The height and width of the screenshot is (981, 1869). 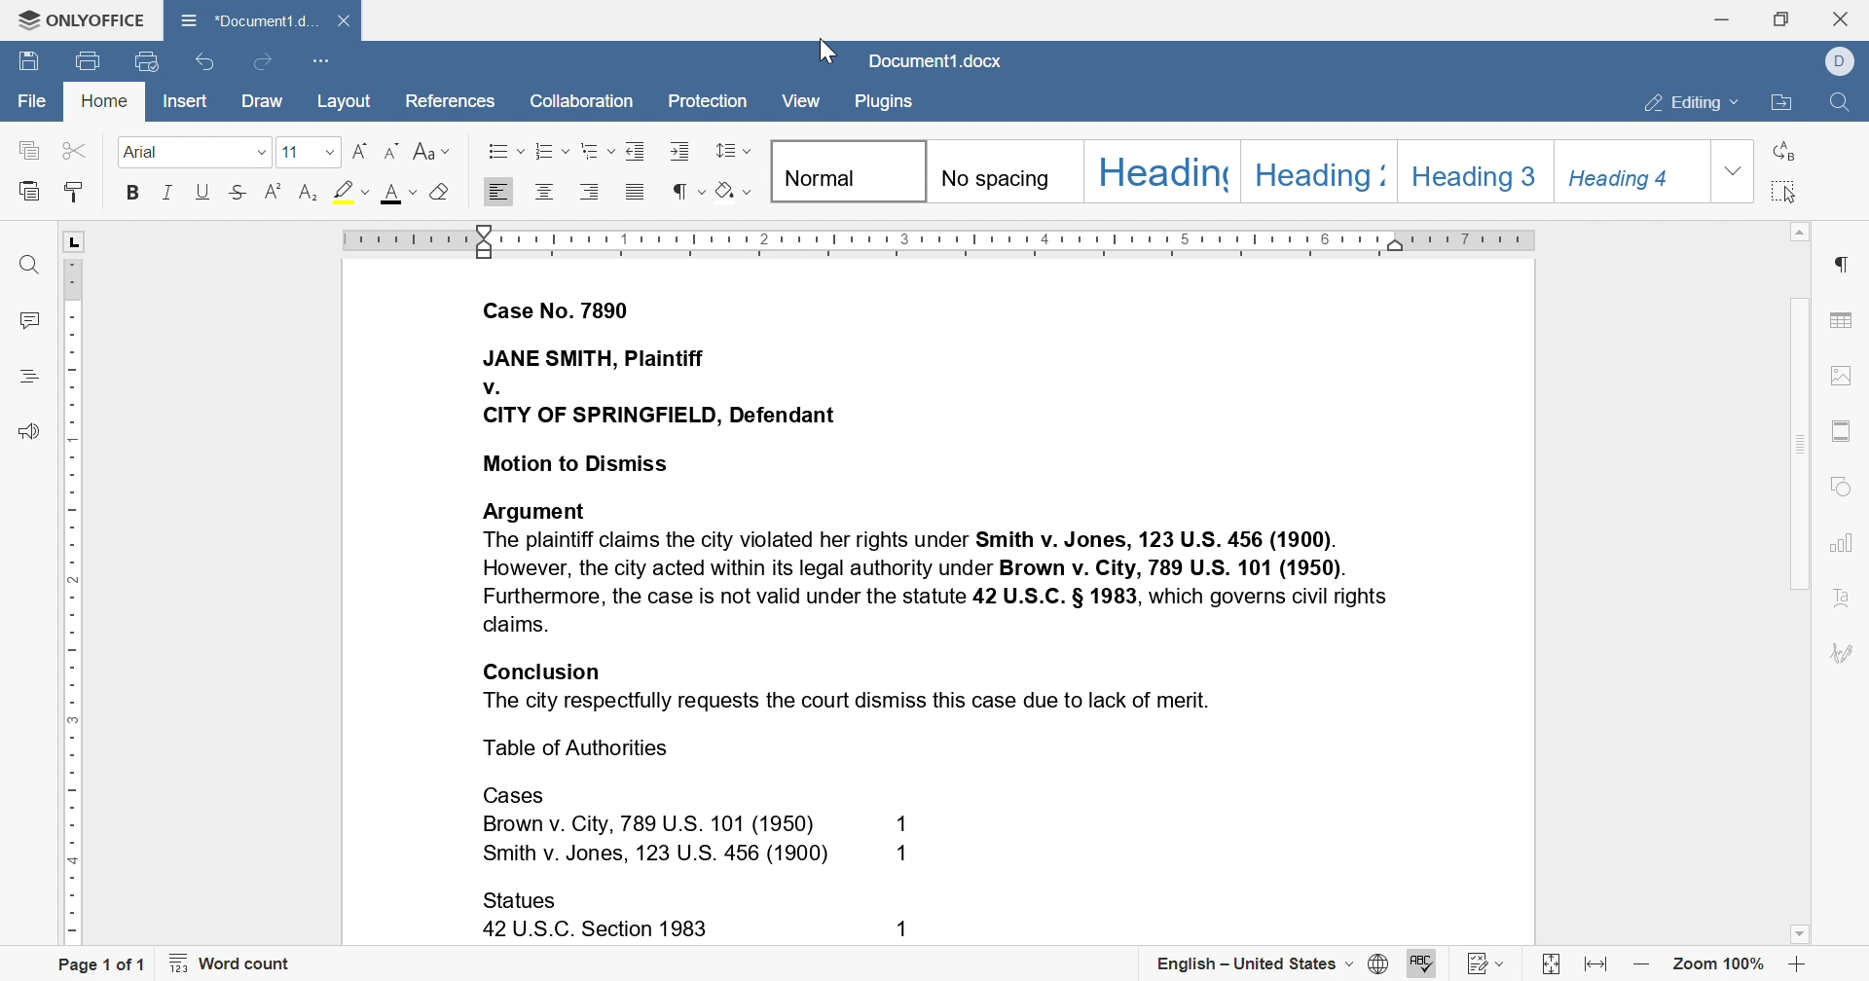 What do you see at coordinates (734, 189) in the screenshot?
I see `shading` at bounding box center [734, 189].